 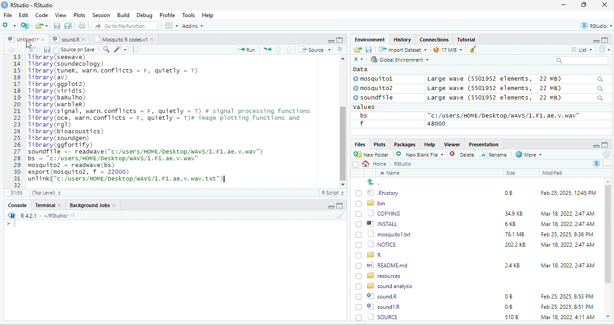 I want to click on © mosquitol, so click(x=380, y=79).